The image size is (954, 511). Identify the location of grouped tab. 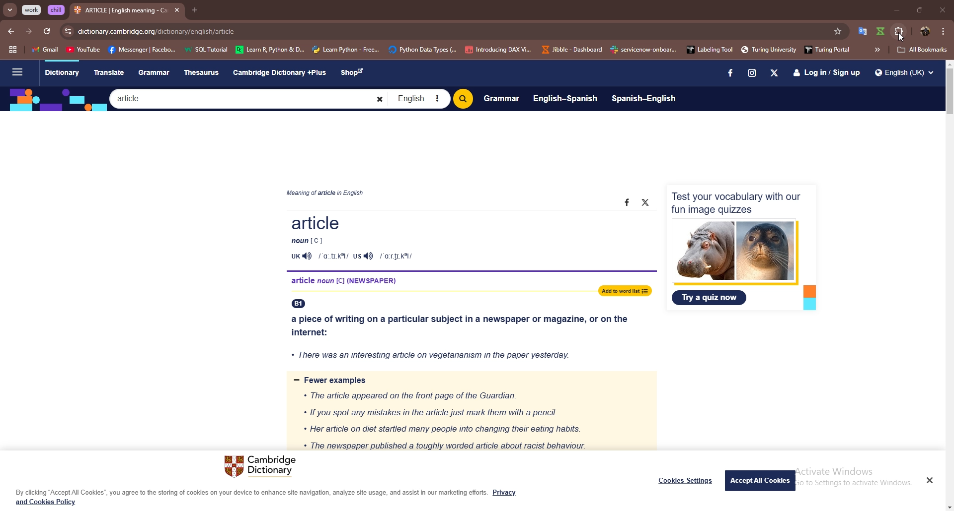
(32, 10).